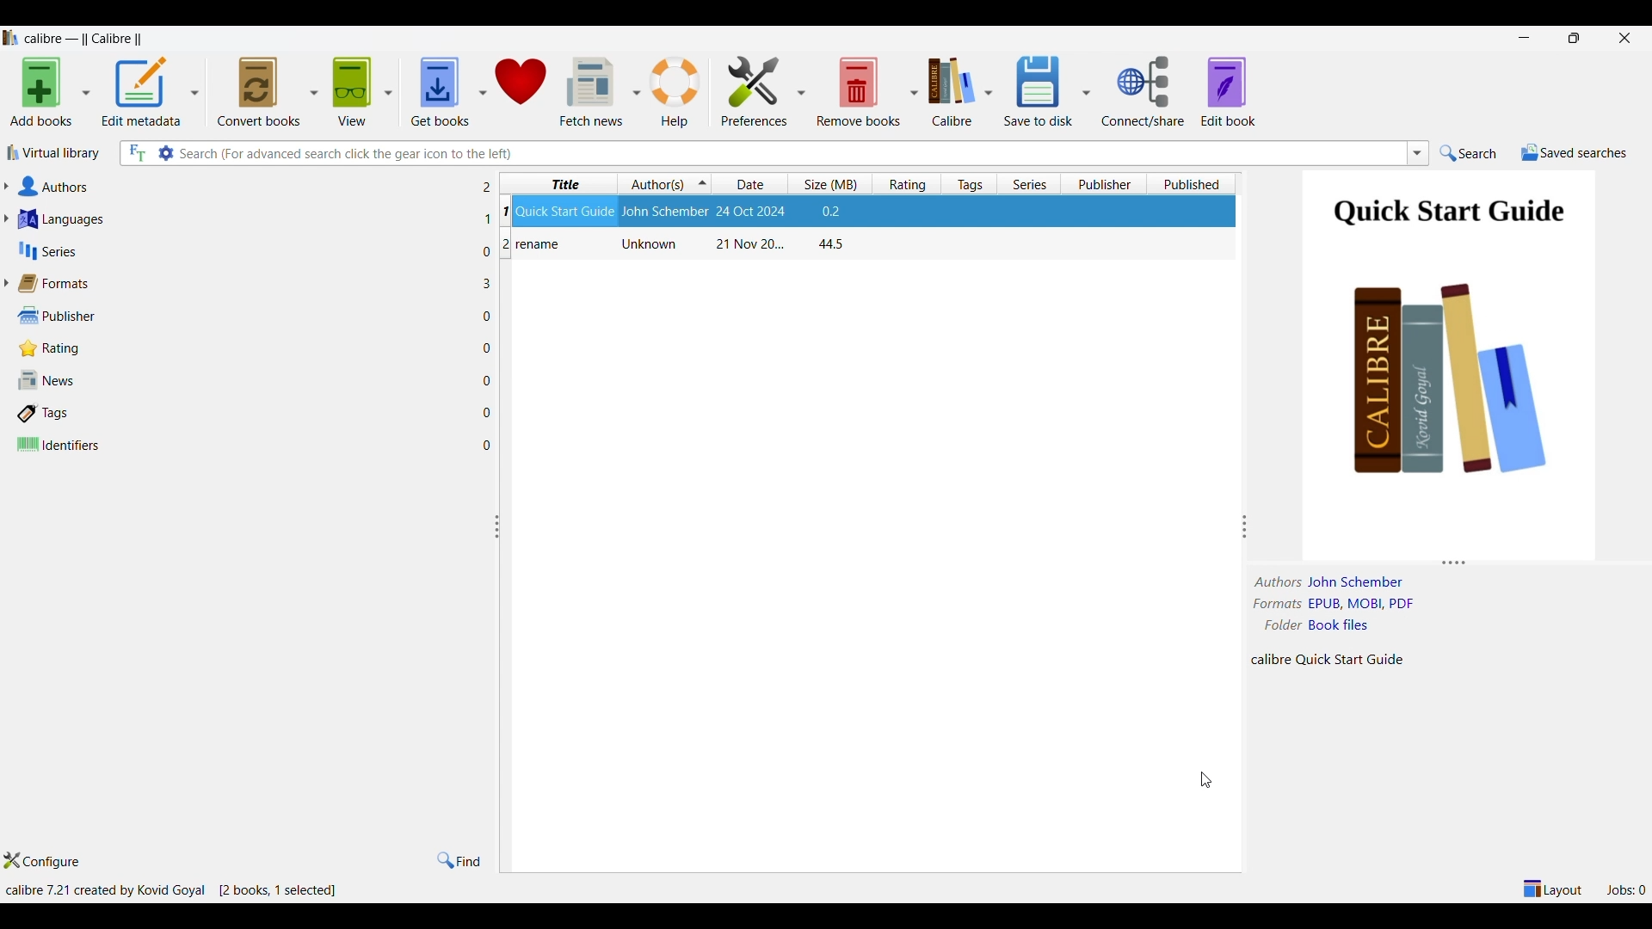 This screenshot has height=929, width=1652. Describe the element at coordinates (387, 92) in the screenshot. I see `View options` at that location.